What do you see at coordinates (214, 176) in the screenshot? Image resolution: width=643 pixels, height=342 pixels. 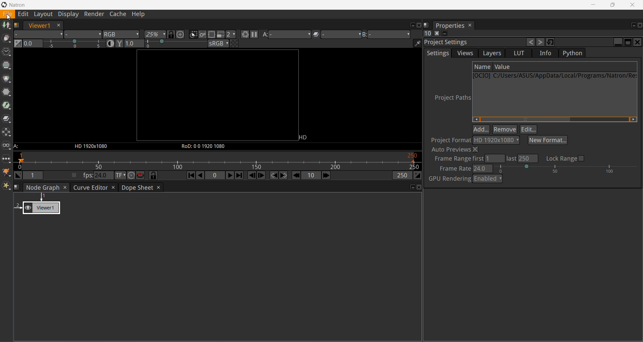 I see `Current frame number` at bounding box center [214, 176].